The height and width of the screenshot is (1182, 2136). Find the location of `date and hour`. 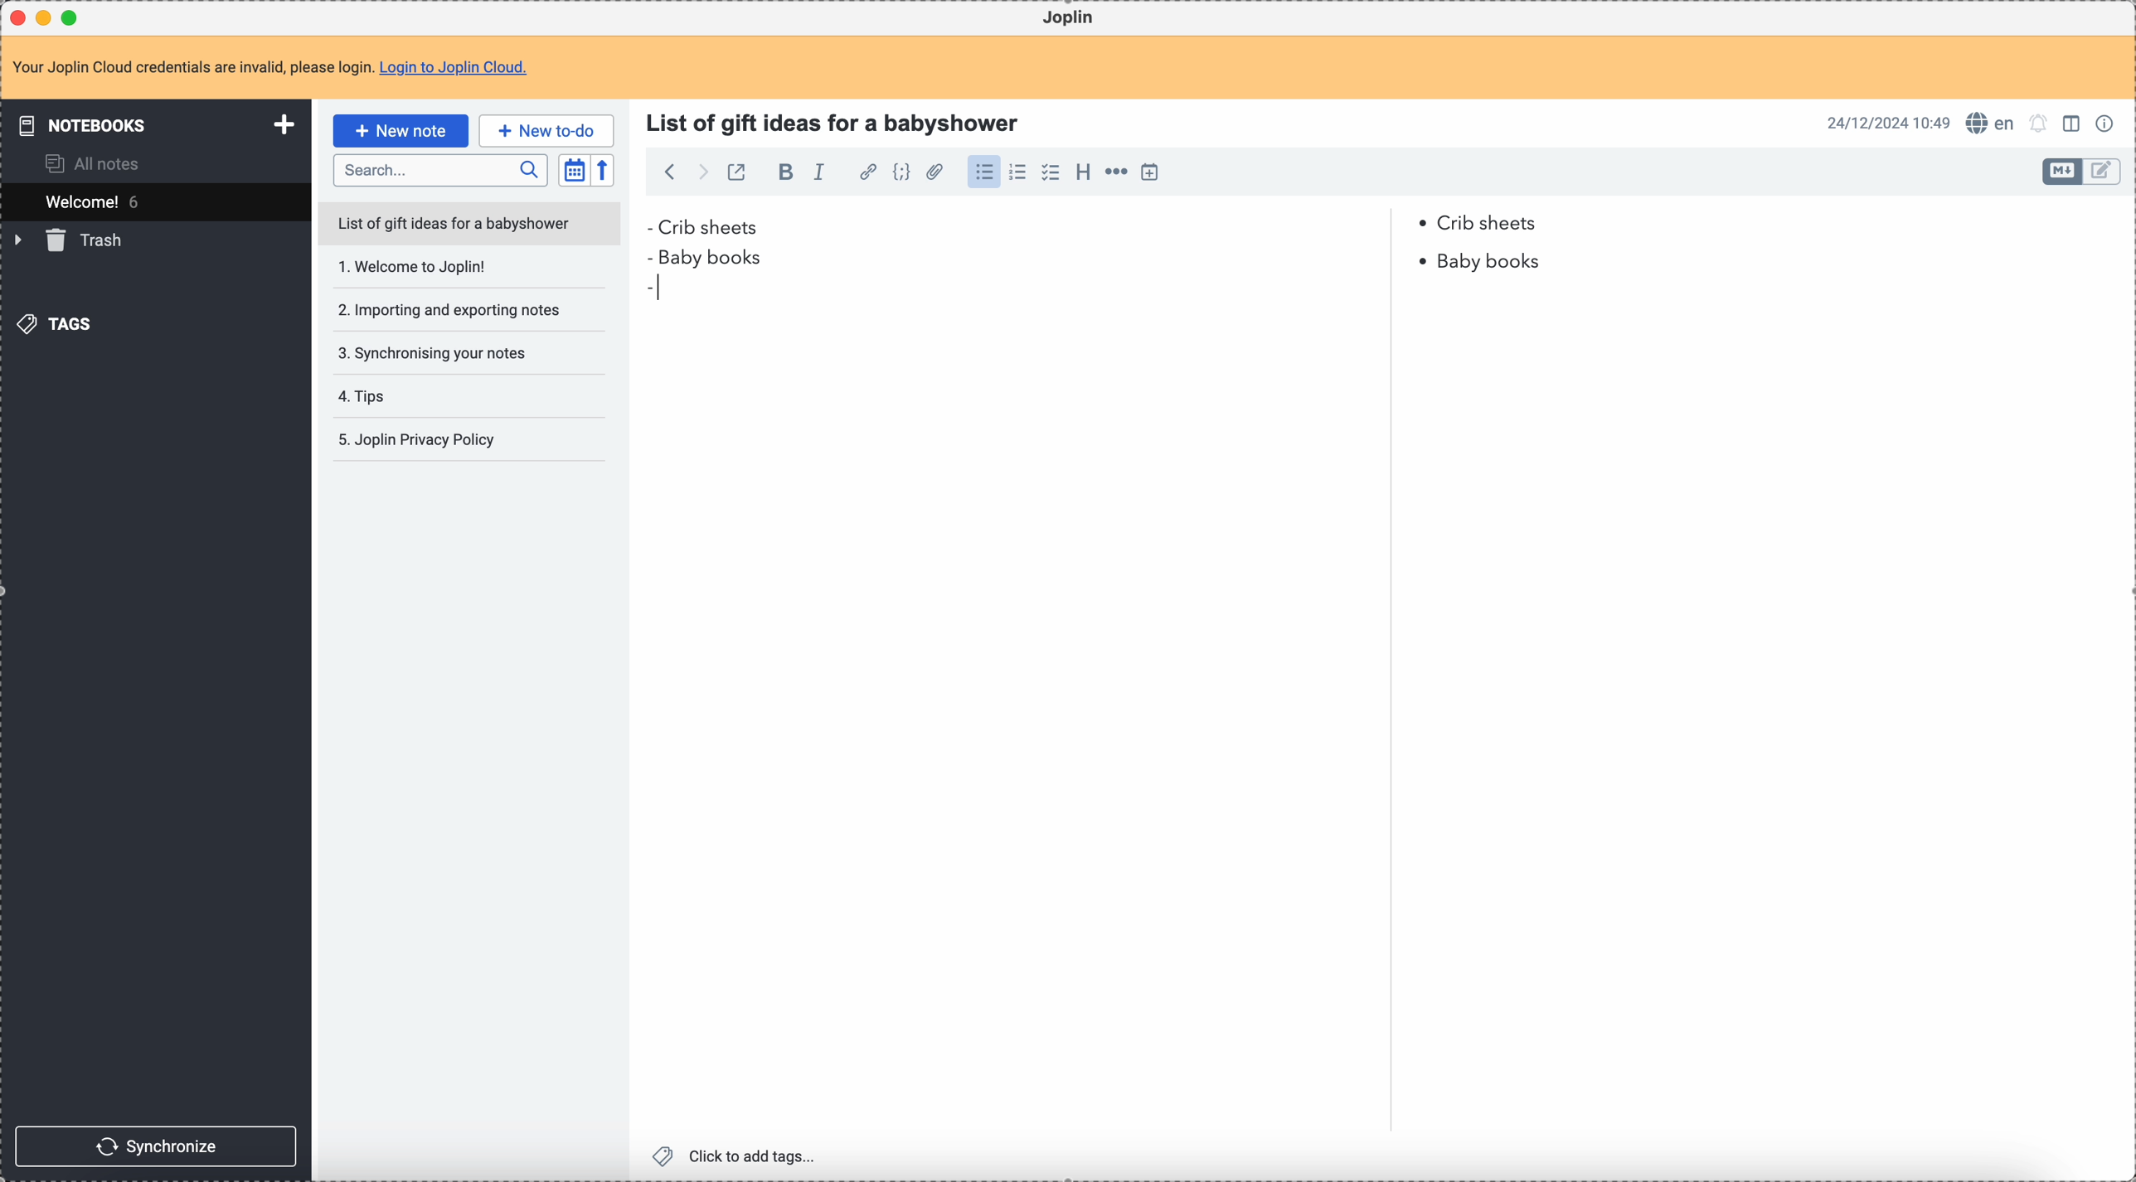

date and hour is located at coordinates (1888, 123).